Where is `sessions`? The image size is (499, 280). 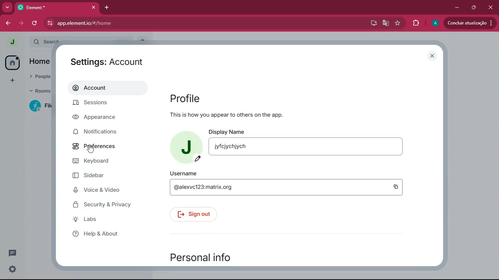 sessions is located at coordinates (100, 104).